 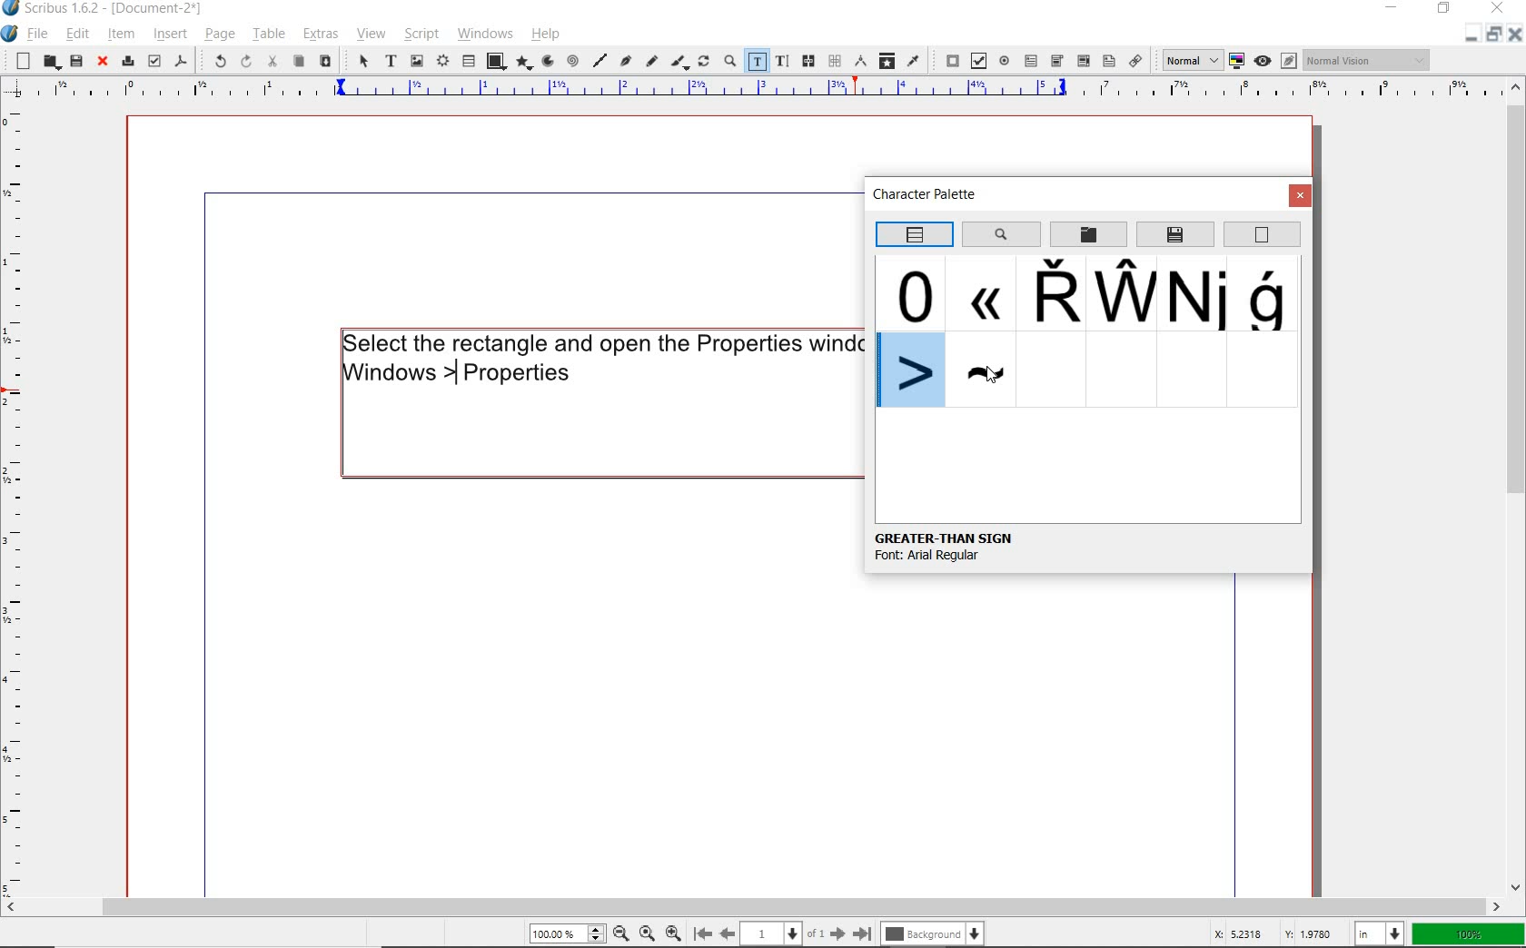 What do you see at coordinates (1235, 61) in the screenshot?
I see `toggle color` at bounding box center [1235, 61].